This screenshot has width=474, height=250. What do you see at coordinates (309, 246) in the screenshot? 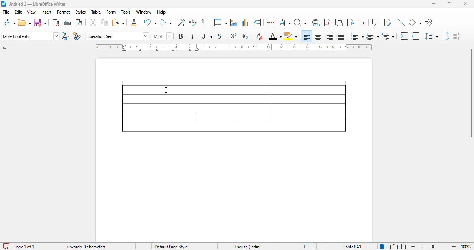
I see `standard selection` at bounding box center [309, 246].